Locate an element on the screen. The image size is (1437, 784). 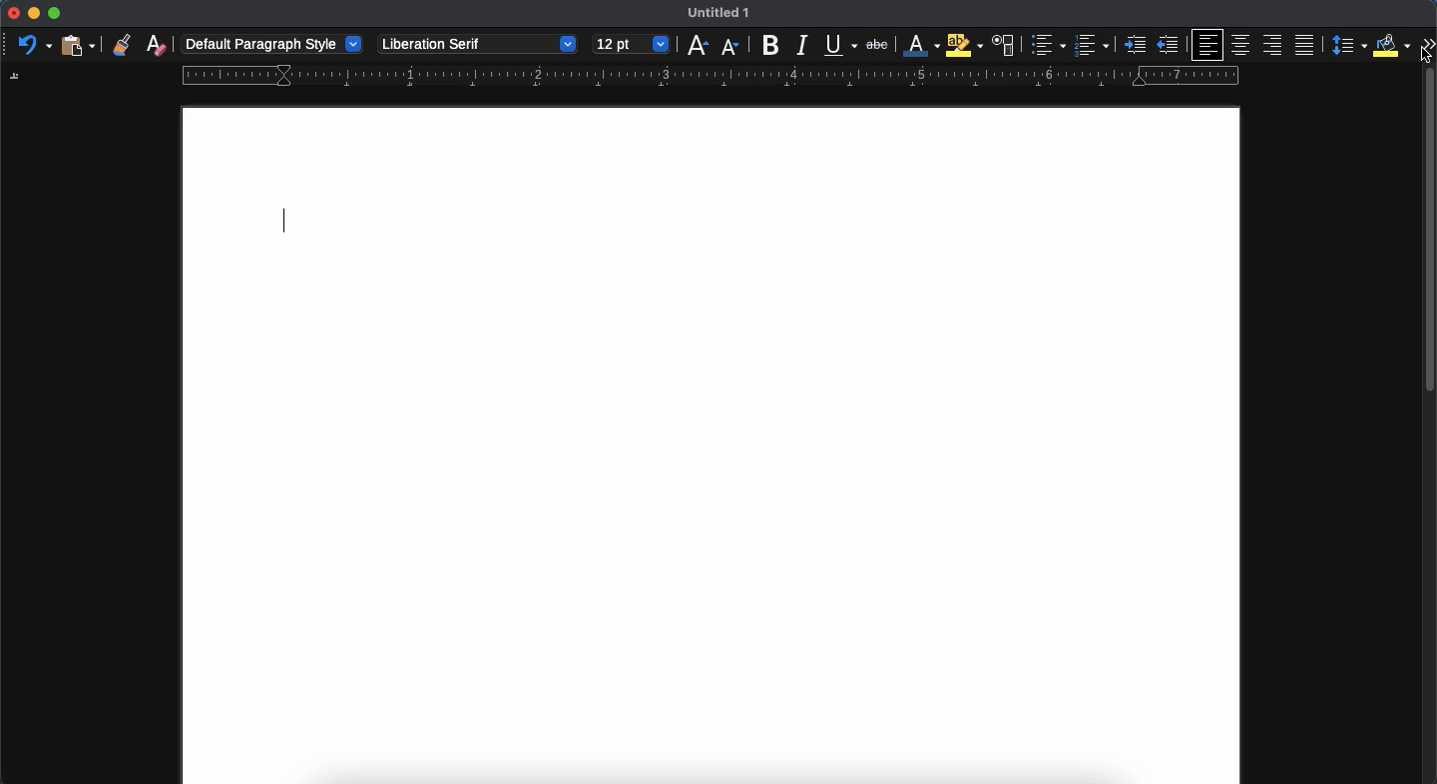
decrease size is located at coordinates (730, 48).